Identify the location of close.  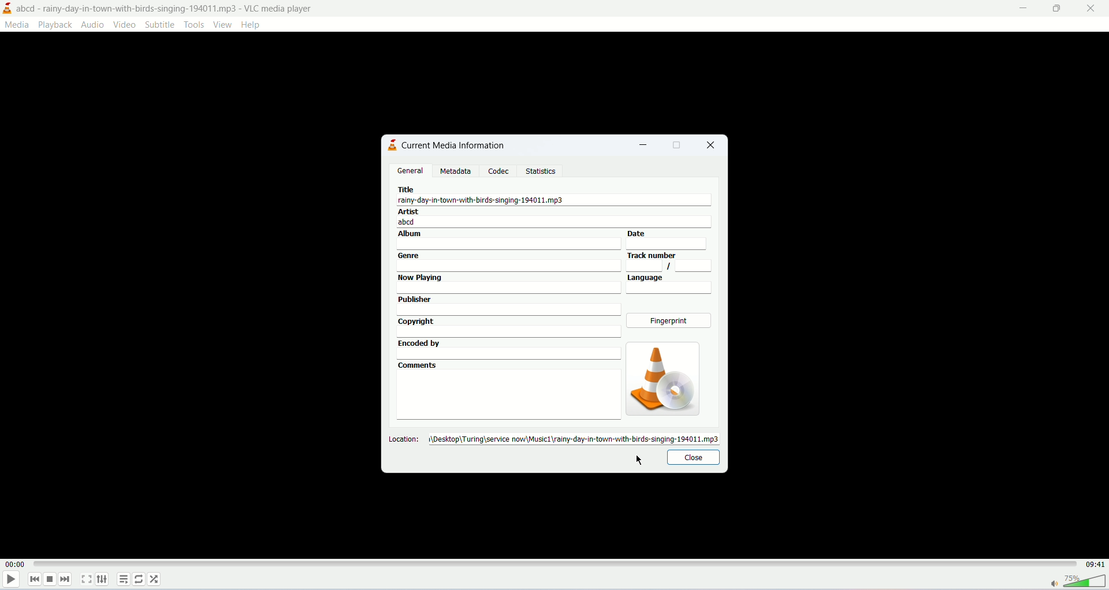
(714, 145).